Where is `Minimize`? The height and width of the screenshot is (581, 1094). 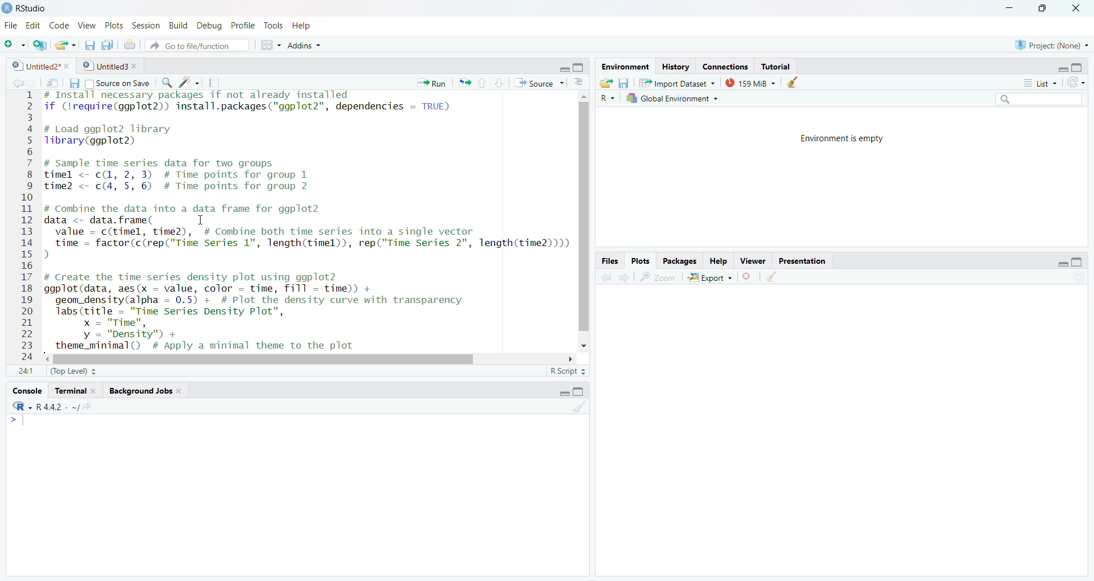 Minimize is located at coordinates (1061, 67).